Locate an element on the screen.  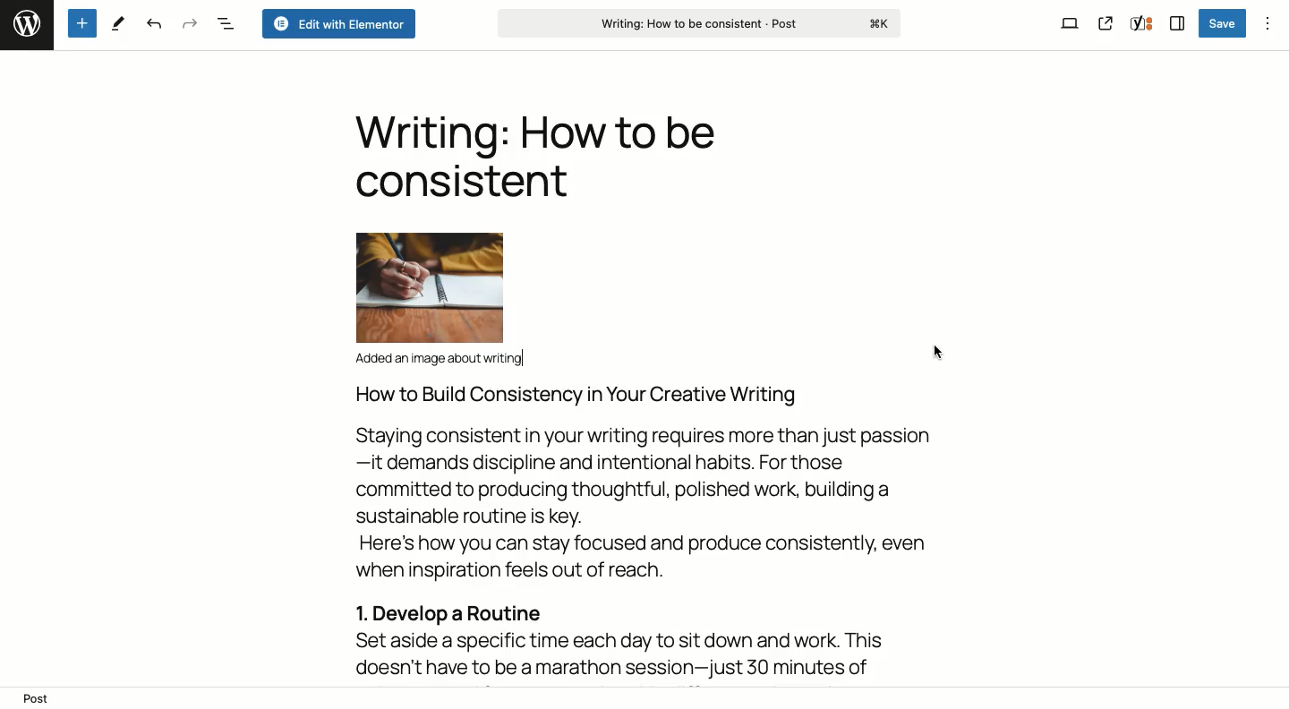
logo is located at coordinates (25, 25).